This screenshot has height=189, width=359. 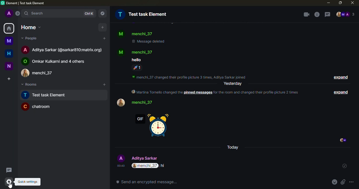 What do you see at coordinates (137, 68) in the screenshot?
I see `reactions` at bounding box center [137, 68].